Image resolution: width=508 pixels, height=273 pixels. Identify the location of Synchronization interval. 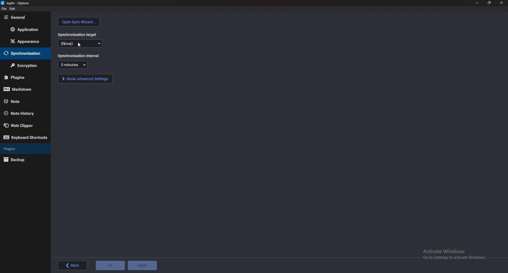
(79, 56).